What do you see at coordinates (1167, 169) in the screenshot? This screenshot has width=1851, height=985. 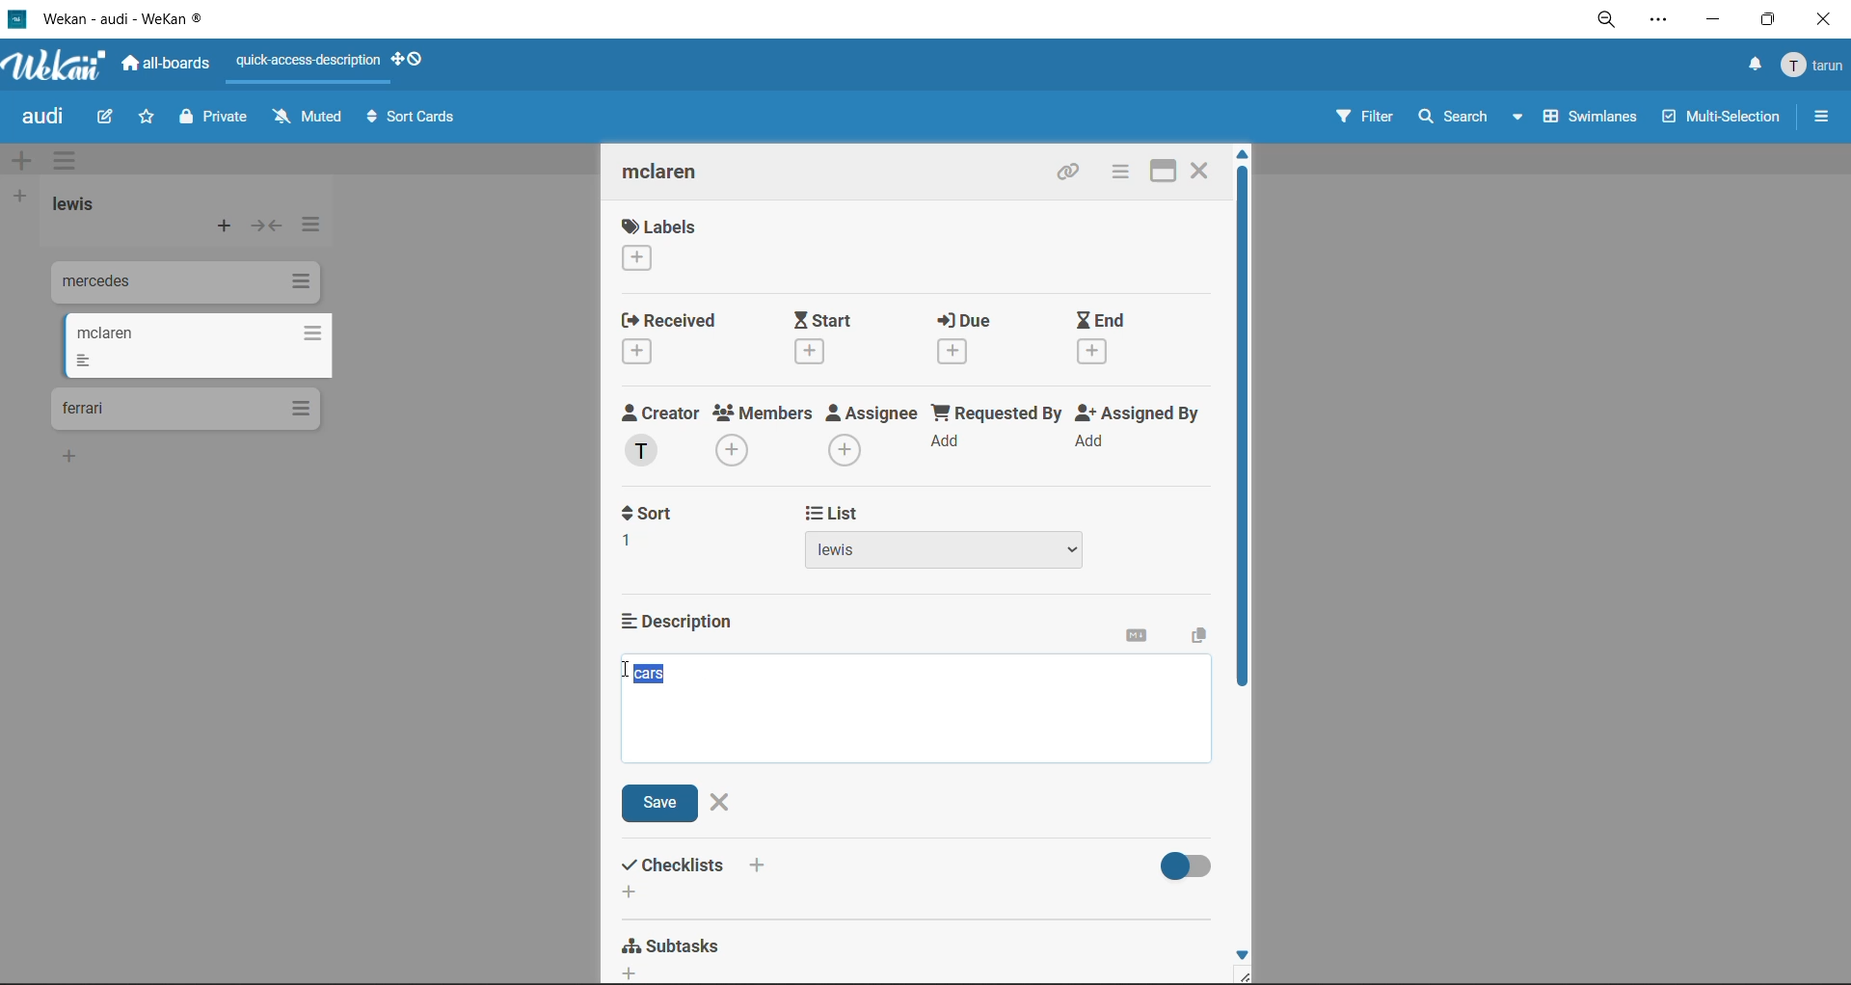 I see `maximize` at bounding box center [1167, 169].